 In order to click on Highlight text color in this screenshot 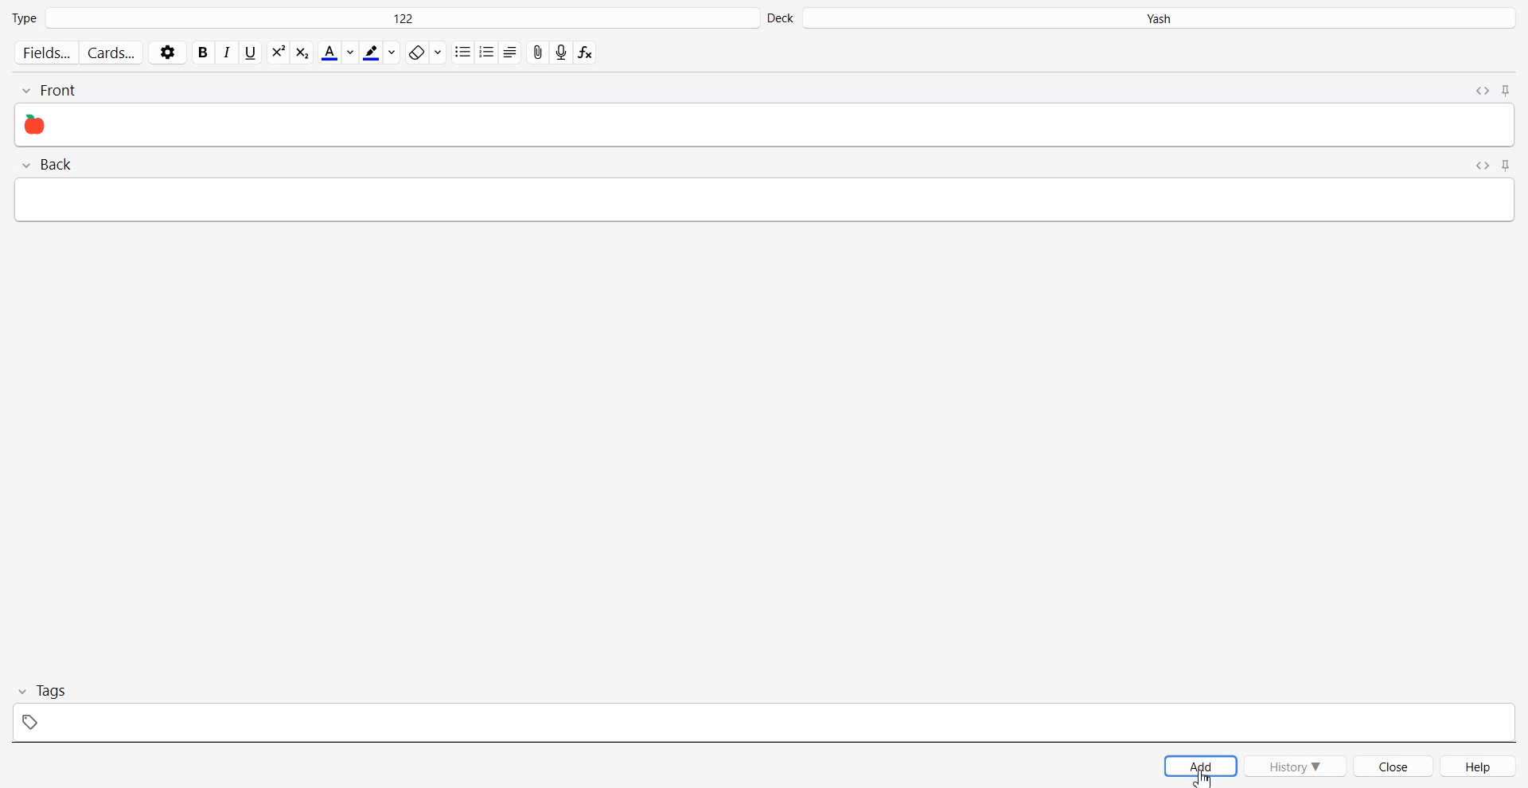, I will do `click(380, 53)`.